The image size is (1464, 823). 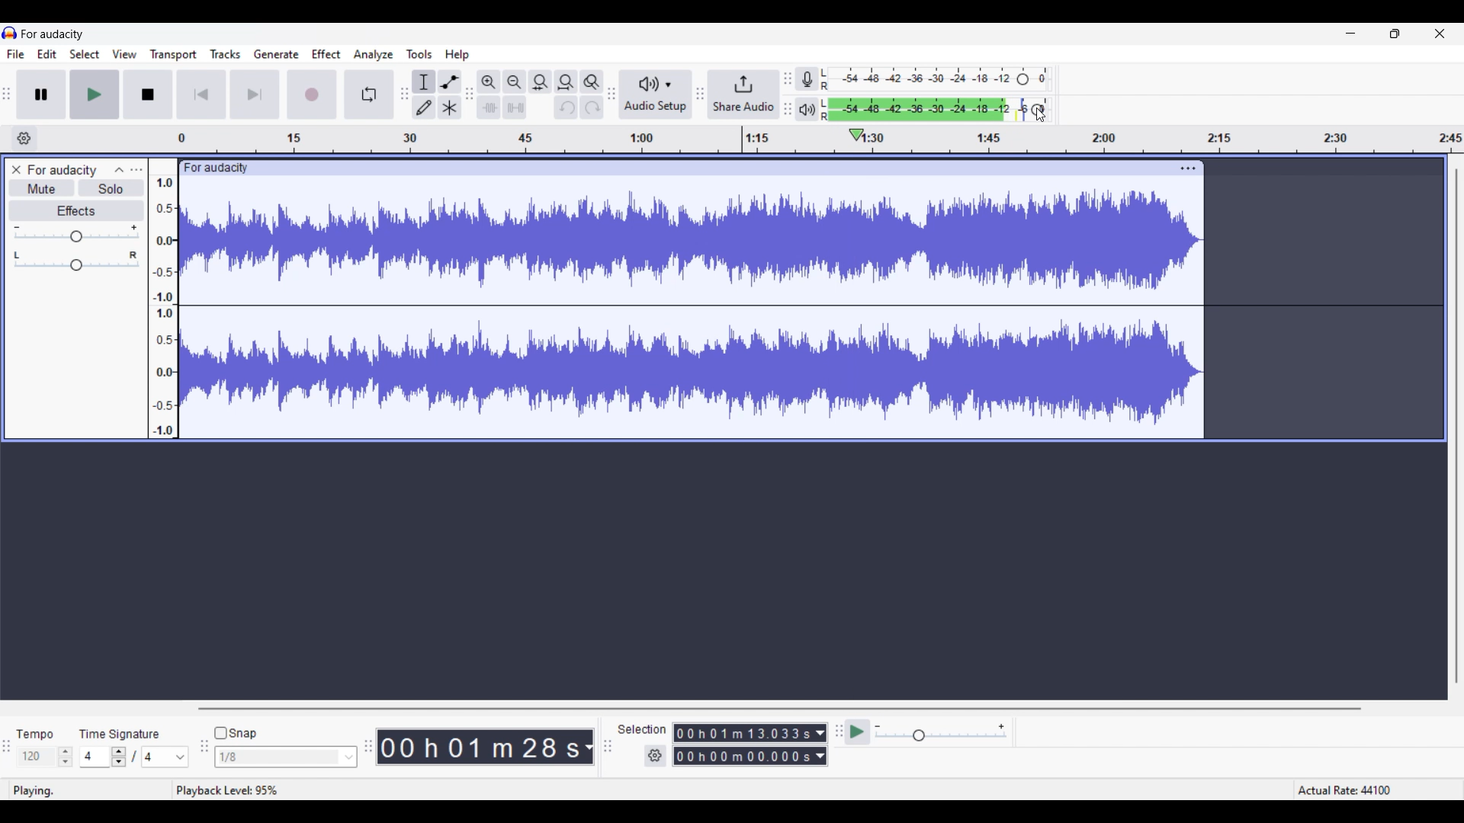 What do you see at coordinates (134, 756) in the screenshot?
I see `Time signature settings` at bounding box center [134, 756].